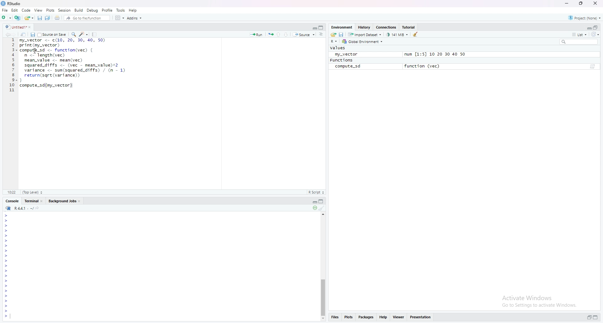  What do you see at coordinates (304, 35) in the screenshot?
I see `Source the contents of the active documents` at bounding box center [304, 35].